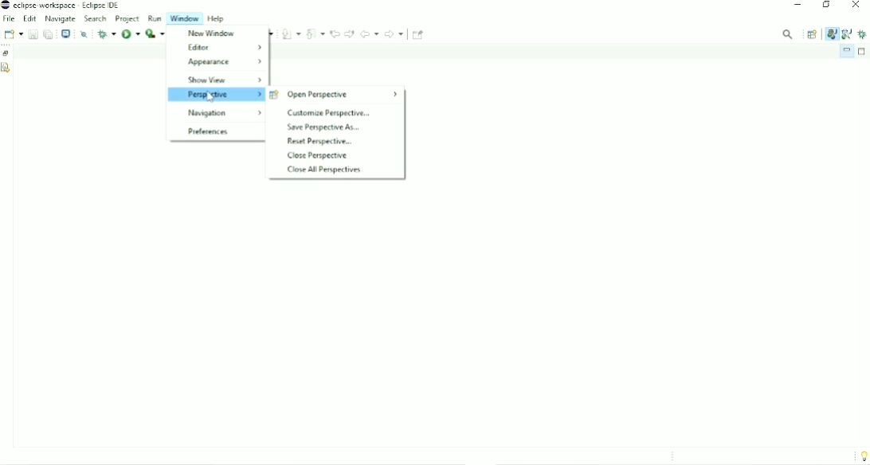 The height and width of the screenshot is (465, 870). Describe the element at coordinates (155, 33) in the screenshot. I see `Run` at that location.